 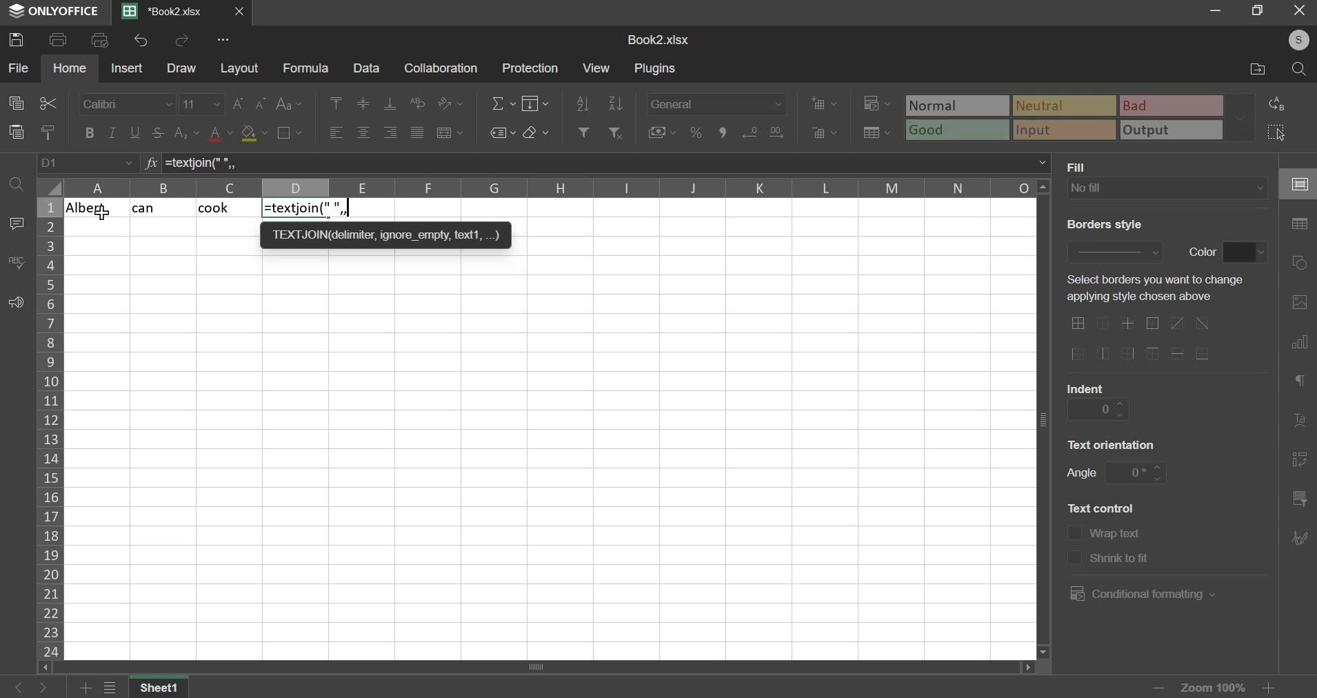 What do you see at coordinates (533, 68) in the screenshot?
I see `protection` at bounding box center [533, 68].